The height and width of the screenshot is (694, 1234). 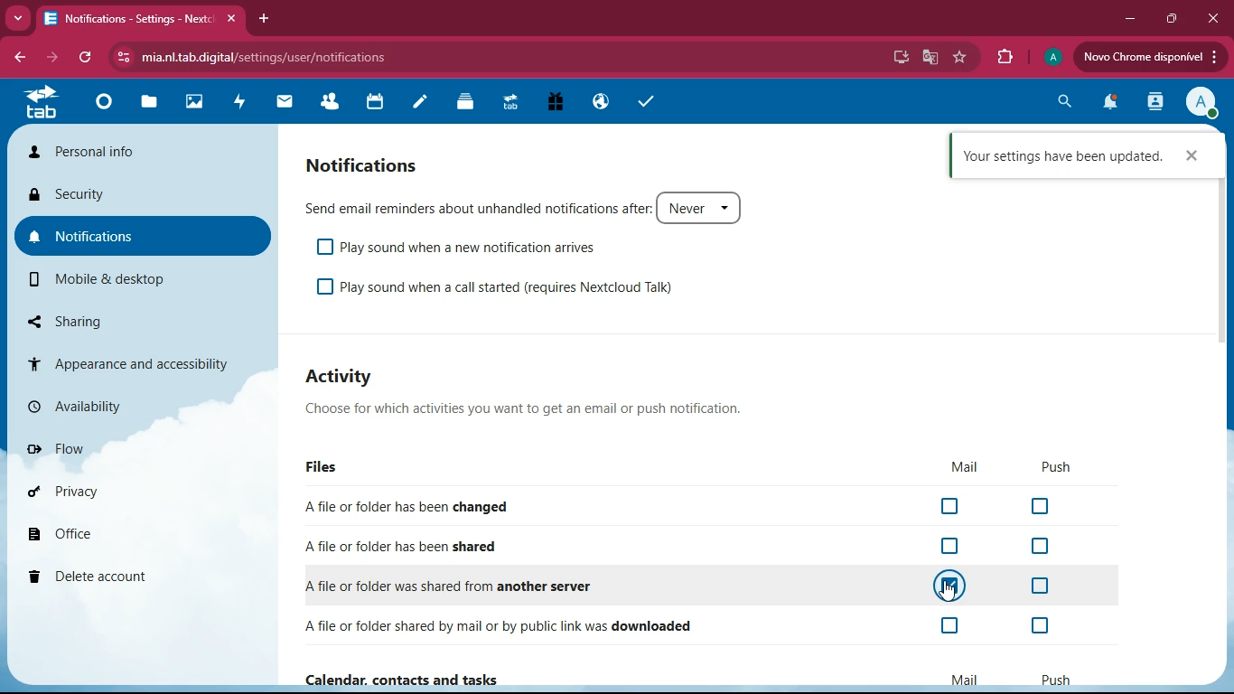 I want to click on search, so click(x=1063, y=101).